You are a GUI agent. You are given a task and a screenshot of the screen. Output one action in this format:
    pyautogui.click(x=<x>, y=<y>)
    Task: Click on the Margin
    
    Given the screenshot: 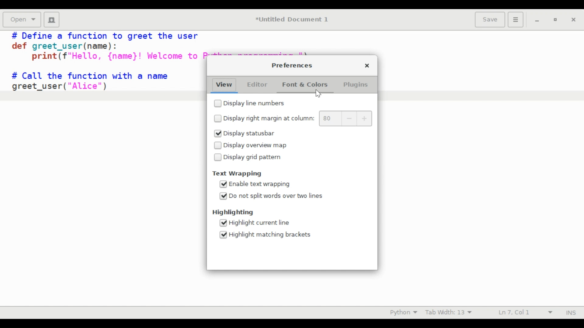 What is the action you would take?
    pyautogui.click(x=345, y=119)
    